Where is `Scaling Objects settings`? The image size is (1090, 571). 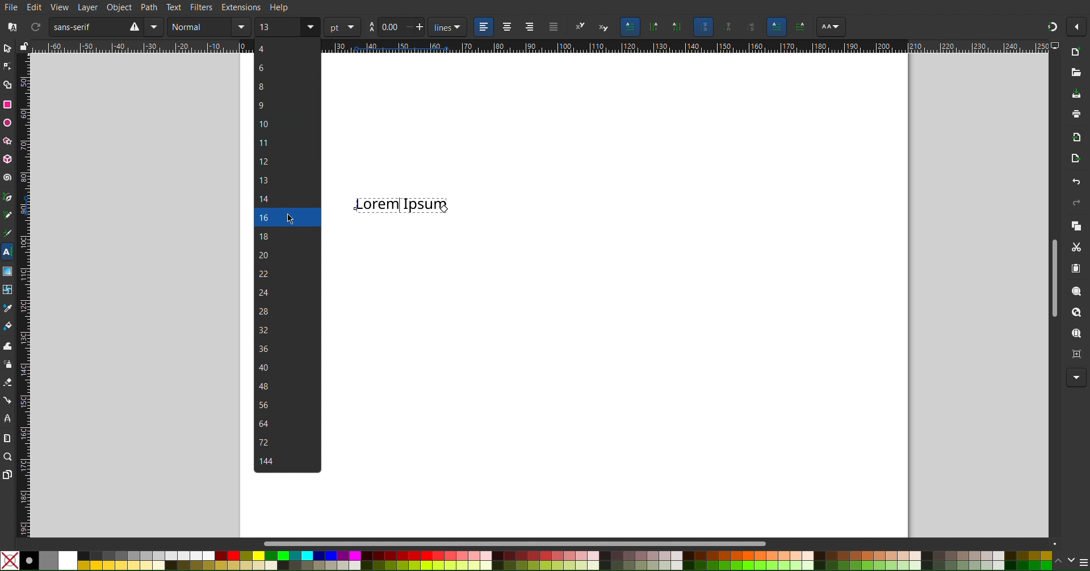
Scaling Objects settings is located at coordinates (677, 27).